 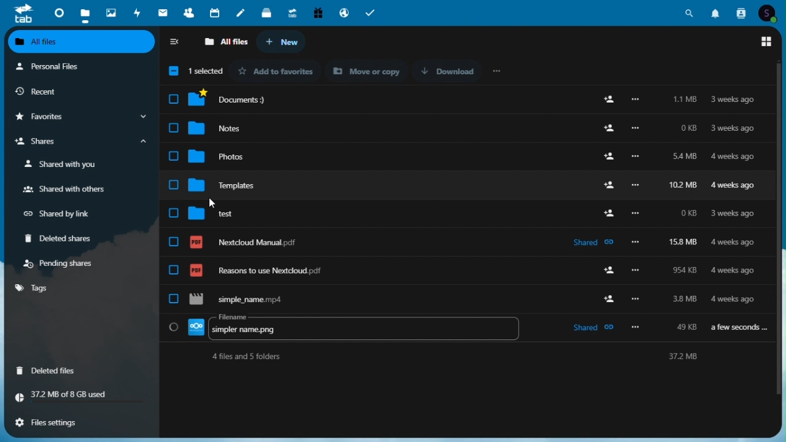 I want to click on tab, so click(x=23, y=14).